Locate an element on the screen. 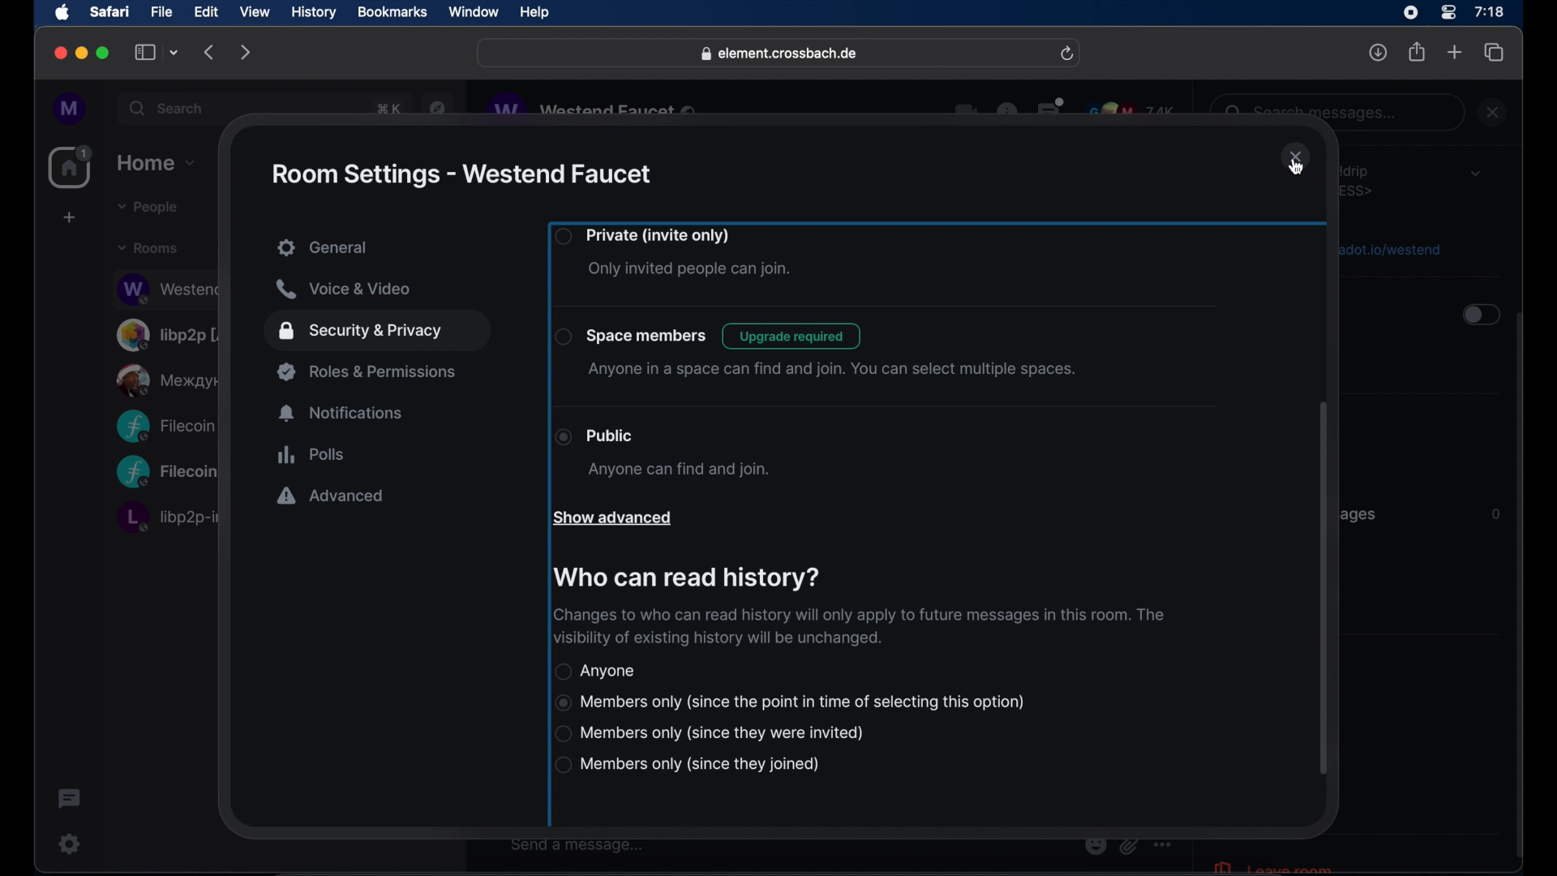 The width and height of the screenshot is (1557, 876). anyone is located at coordinates (597, 671).